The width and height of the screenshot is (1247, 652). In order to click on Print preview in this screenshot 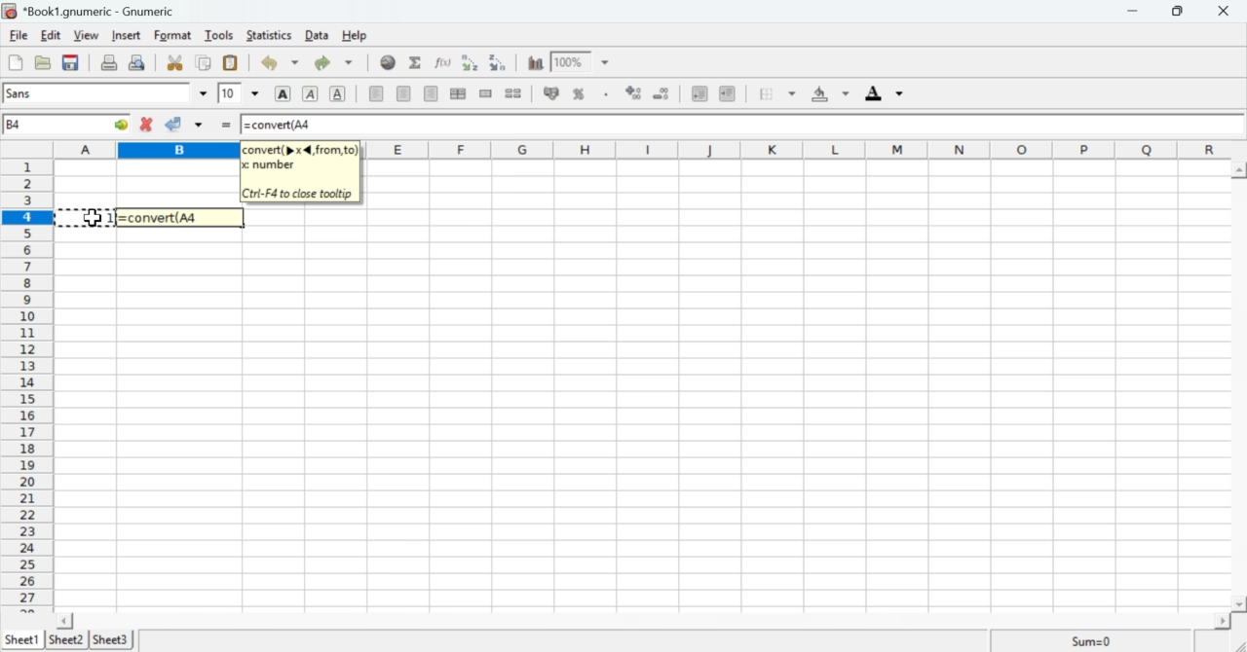, I will do `click(138, 62)`.